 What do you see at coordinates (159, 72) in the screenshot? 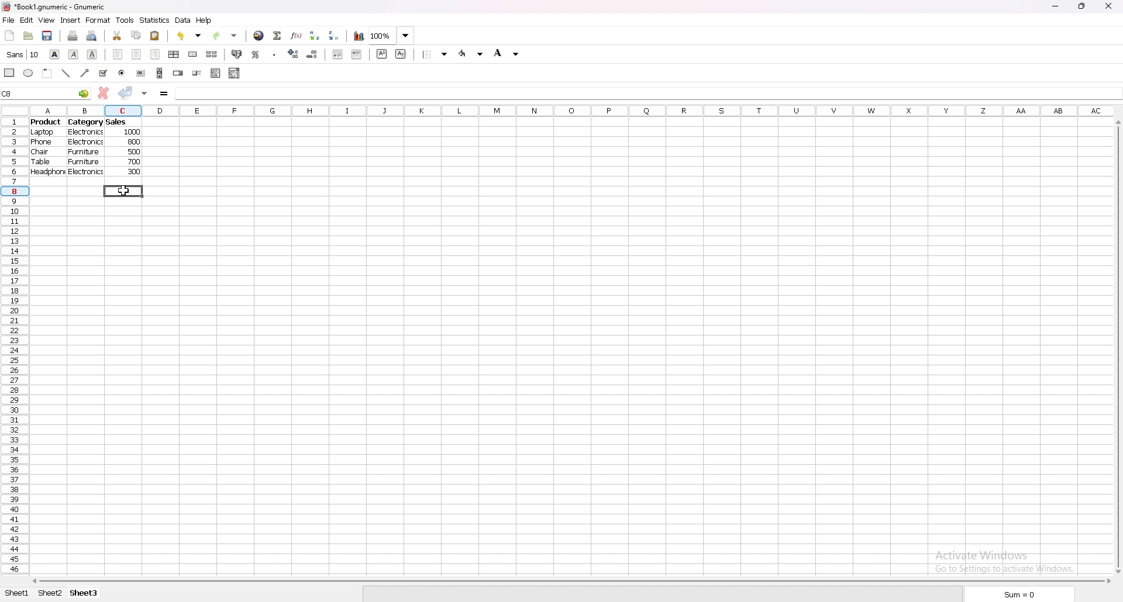
I see `scroll bar` at bounding box center [159, 72].